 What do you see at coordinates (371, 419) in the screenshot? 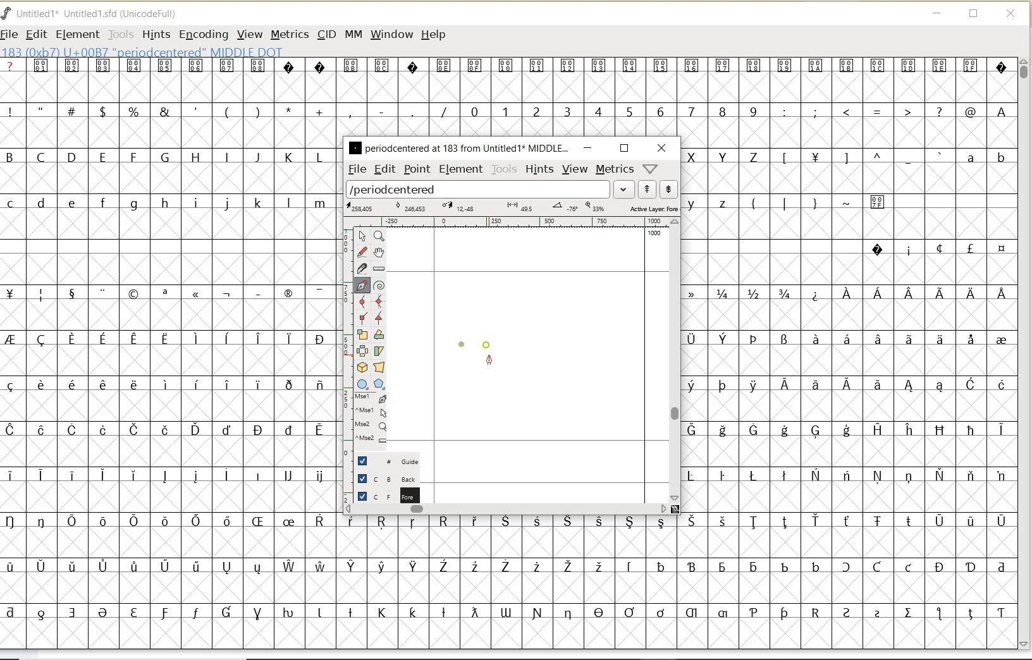
I see `cursor events on the opened outline window` at bounding box center [371, 419].